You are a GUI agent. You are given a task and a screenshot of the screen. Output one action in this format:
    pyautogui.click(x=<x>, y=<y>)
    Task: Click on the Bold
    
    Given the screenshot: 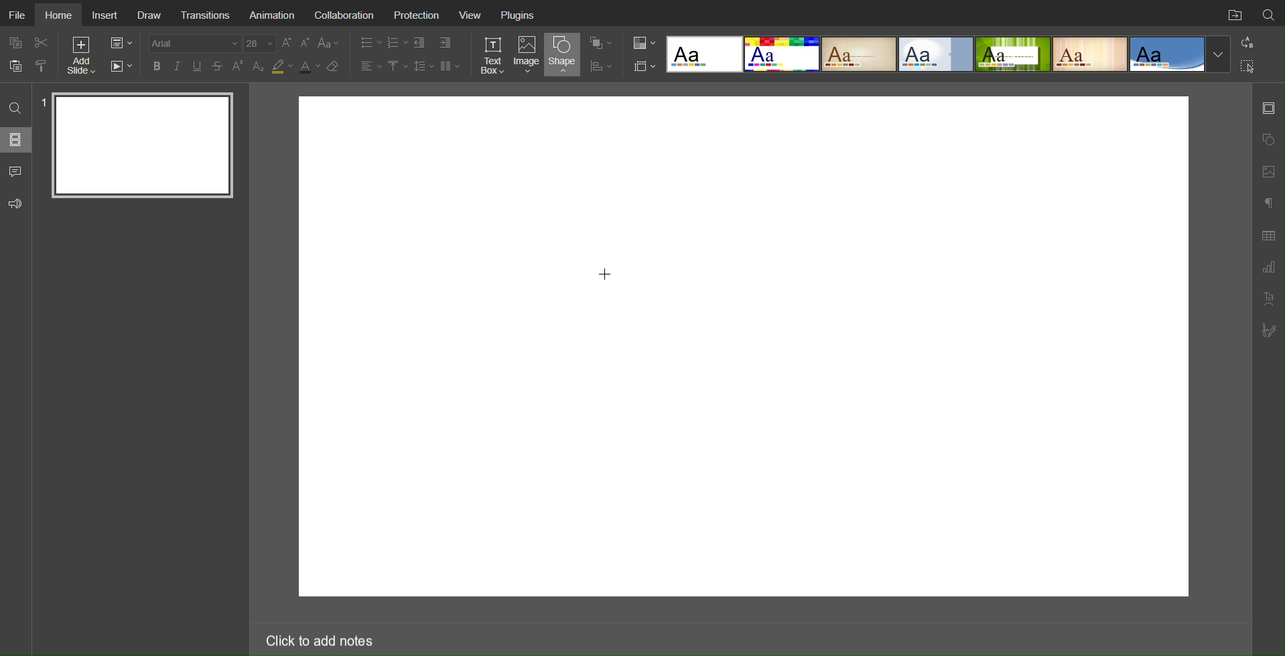 What is the action you would take?
    pyautogui.click(x=157, y=66)
    